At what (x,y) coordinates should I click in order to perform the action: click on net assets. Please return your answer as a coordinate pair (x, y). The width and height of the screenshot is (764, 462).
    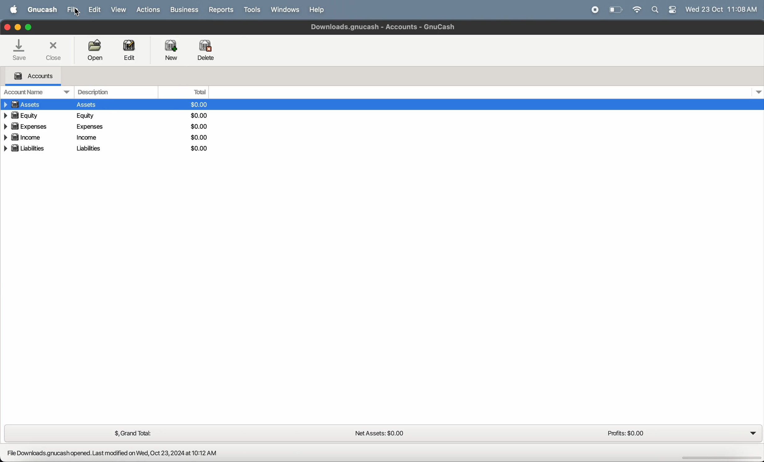
    Looking at the image, I should click on (381, 435).